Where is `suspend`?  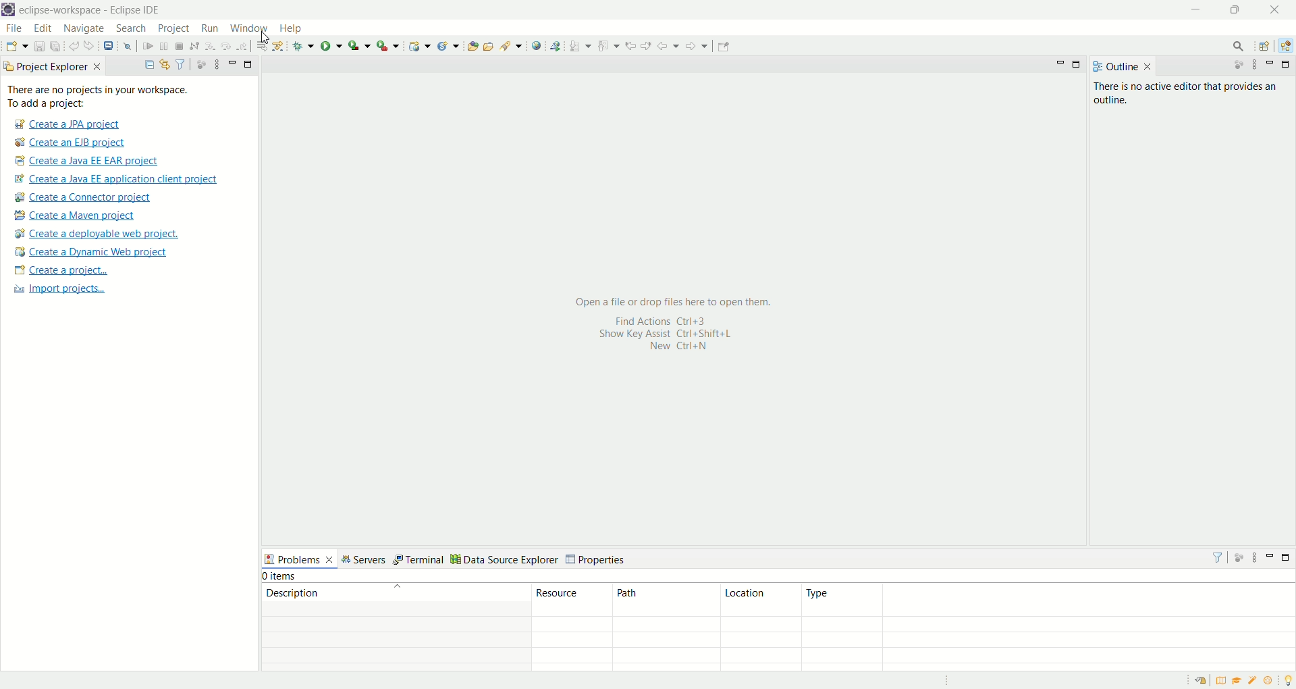 suspend is located at coordinates (165, 45).